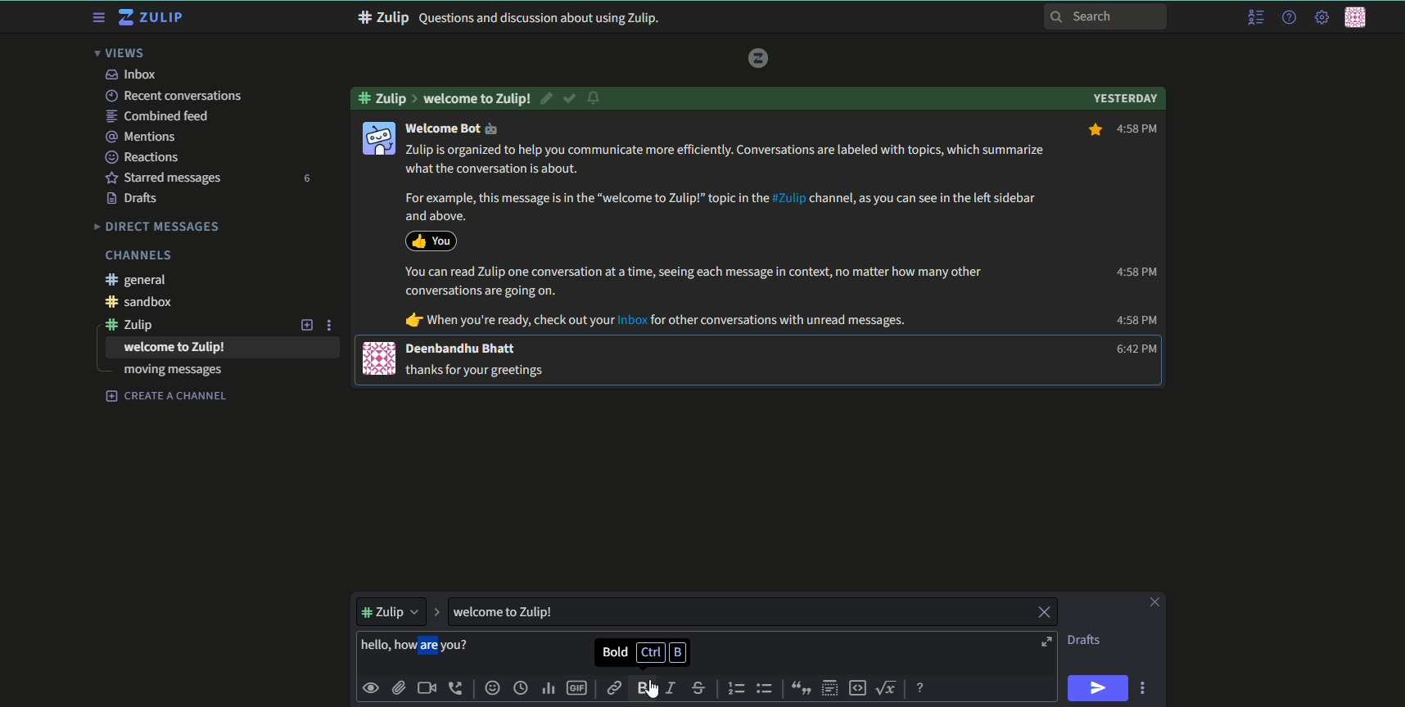 The image size is (1405, 707). What do you see at coordinates (1254, 18) in the screenshot?
I see `menu` at bounding box center [1254, 18].